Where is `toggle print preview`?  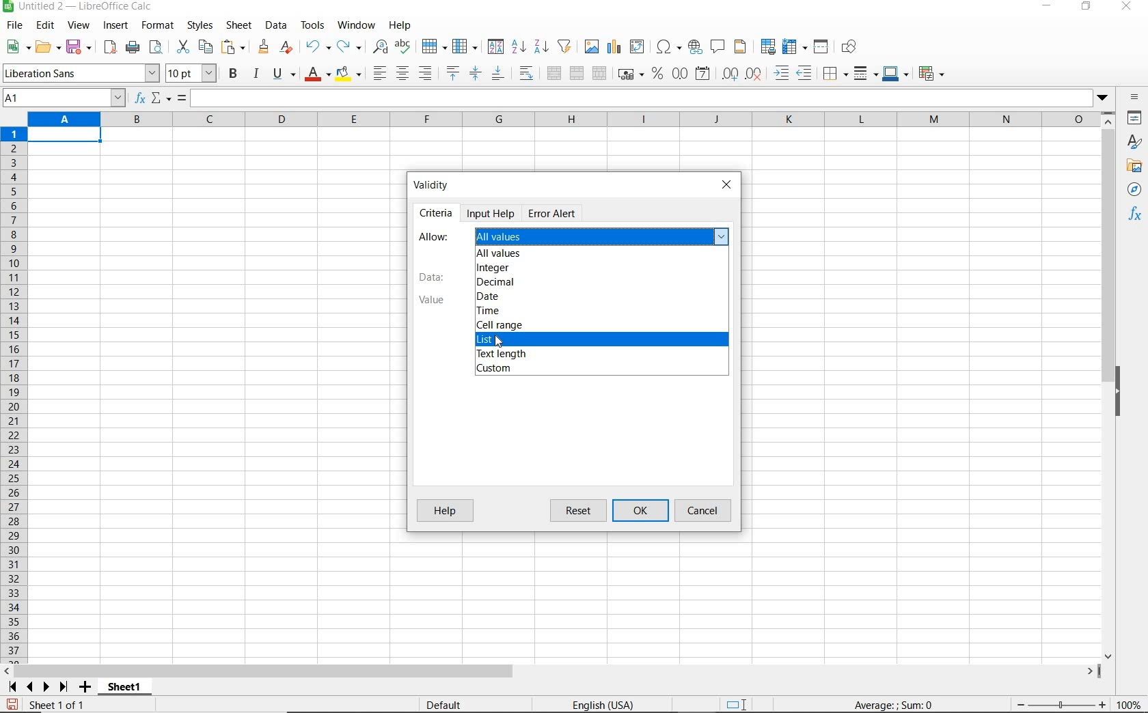 toggle print preview is located at coordinates (158, 48).